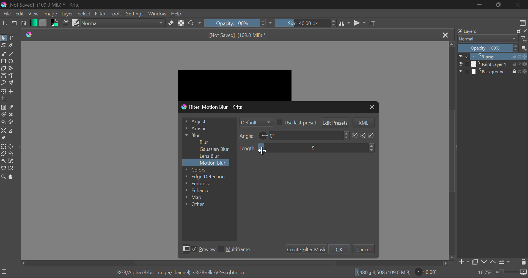  Describe the element at coordinates (30, 35) in the screenshot. I see `Krita Logo` at that location.